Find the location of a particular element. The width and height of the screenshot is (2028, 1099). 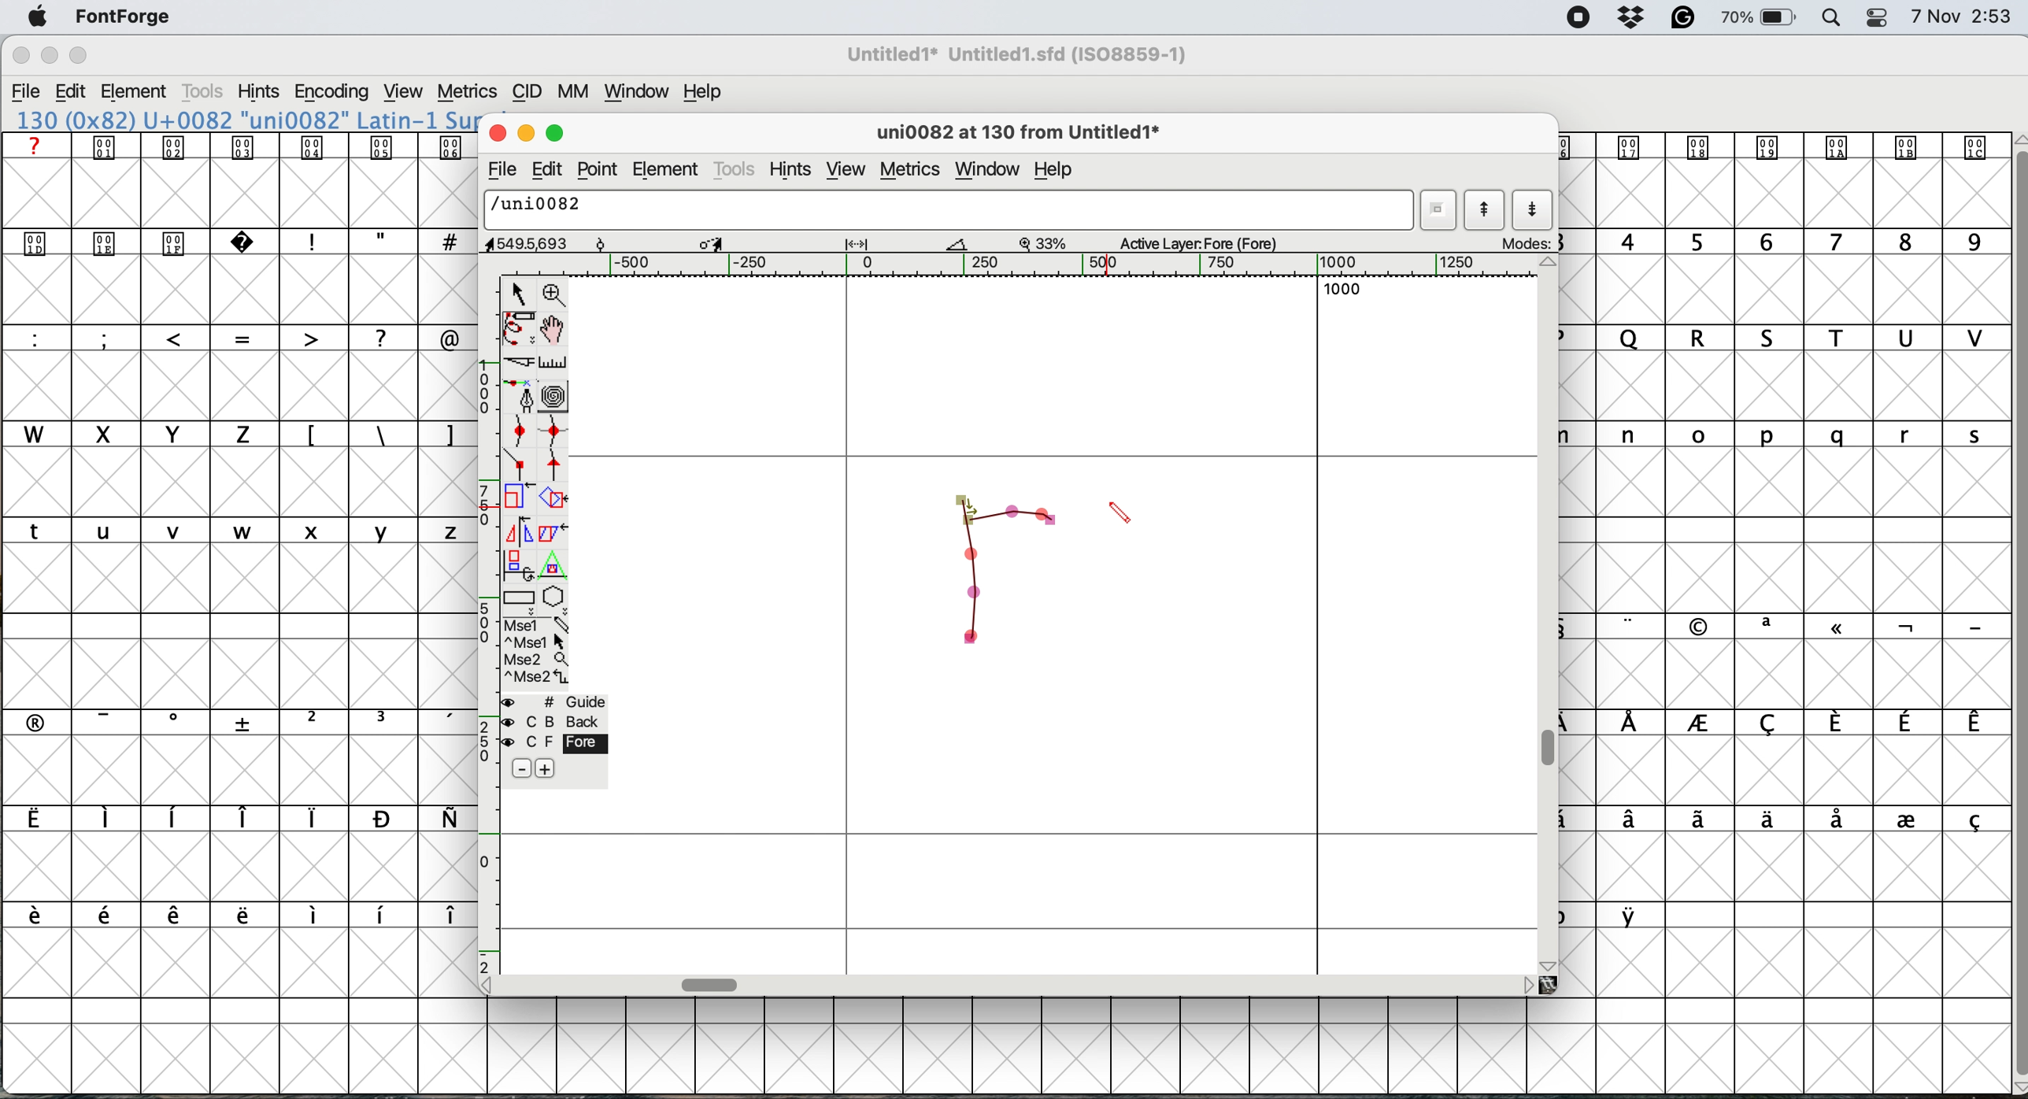

rectangle or box is located at coordinates (520, 601).